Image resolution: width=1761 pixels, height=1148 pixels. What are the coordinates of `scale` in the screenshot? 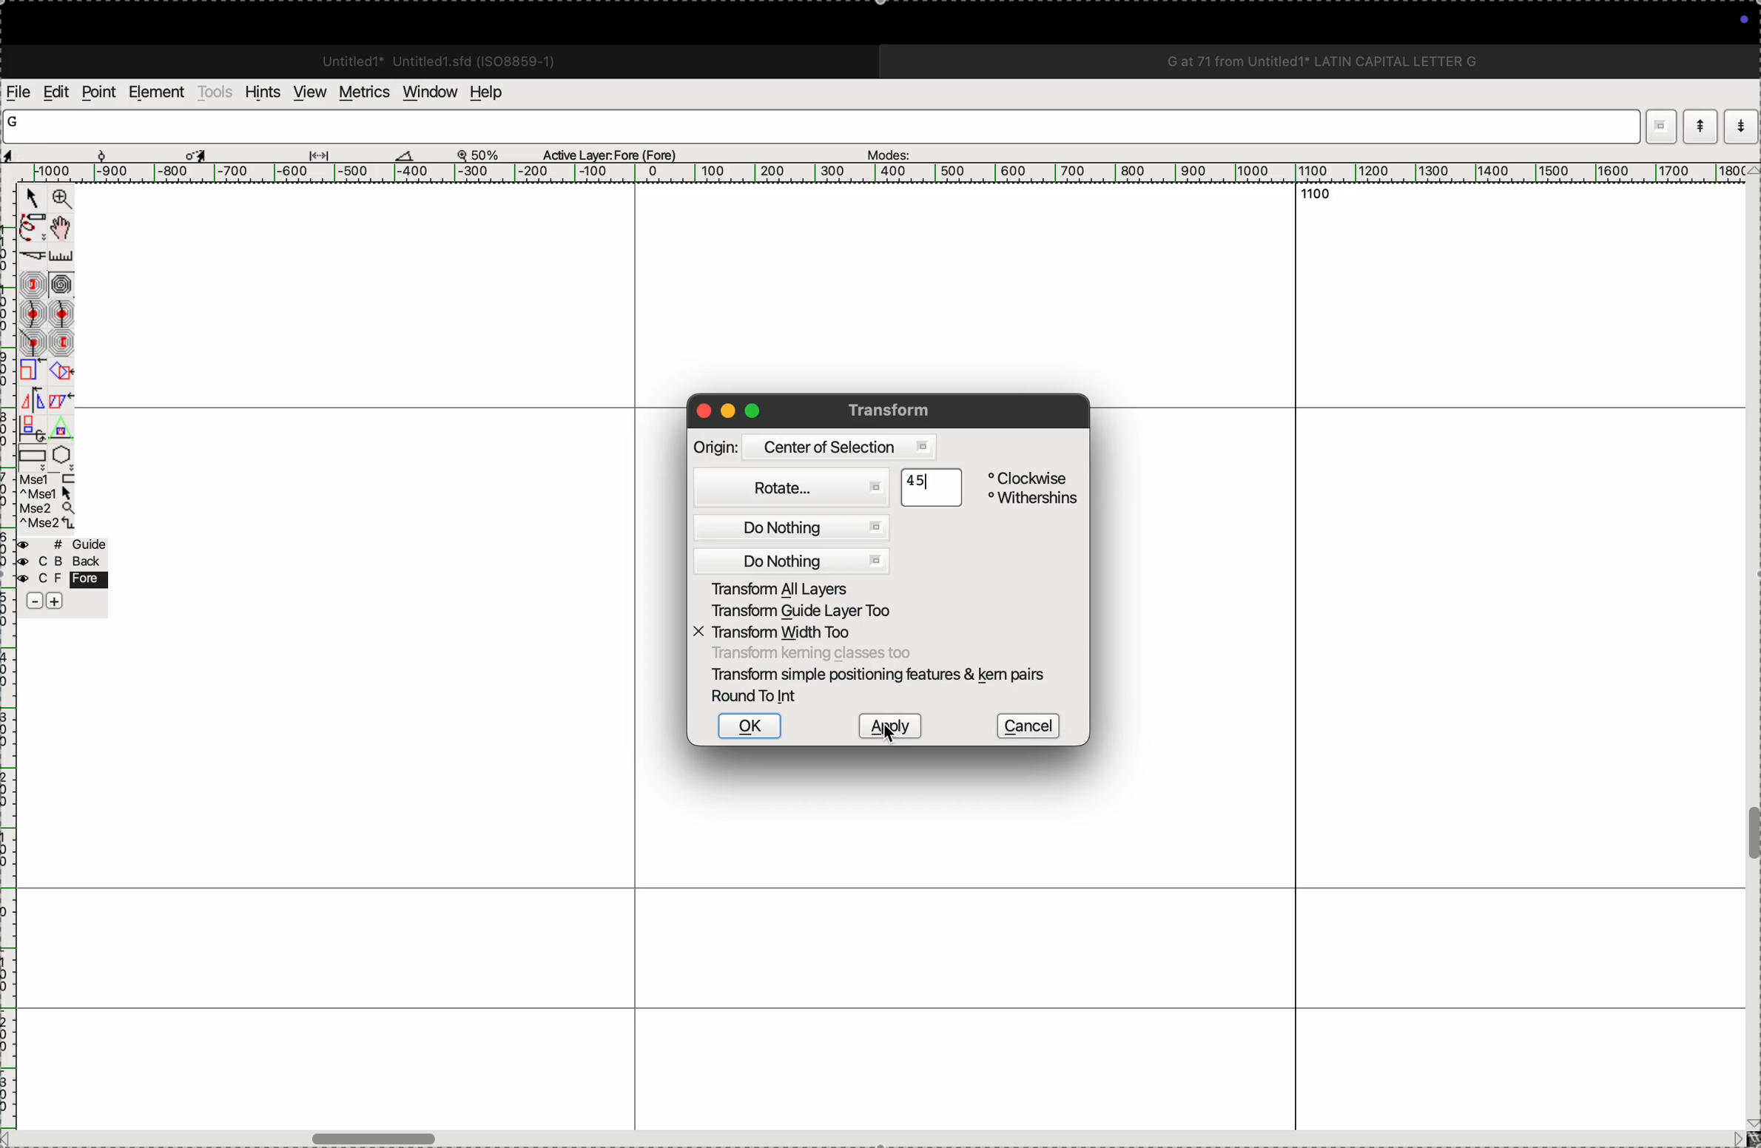 It's located at (889, 172).